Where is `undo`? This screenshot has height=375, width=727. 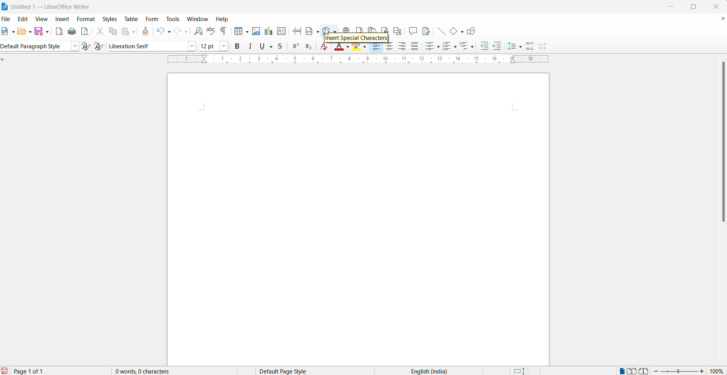 undo is located at coordinates (159, 31).